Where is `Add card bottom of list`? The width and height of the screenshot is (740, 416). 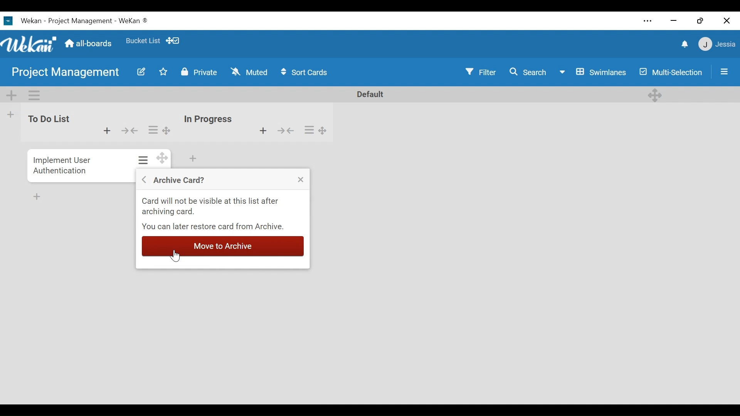 Add card bottom of list is located at coordinates (193, 159).